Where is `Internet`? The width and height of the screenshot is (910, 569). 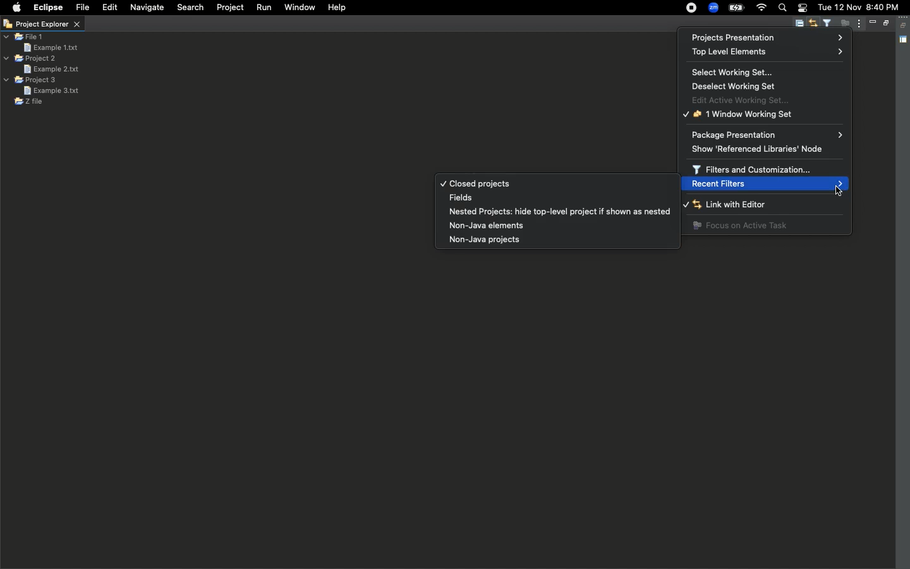 Internet is located at coordinates (761, 8).